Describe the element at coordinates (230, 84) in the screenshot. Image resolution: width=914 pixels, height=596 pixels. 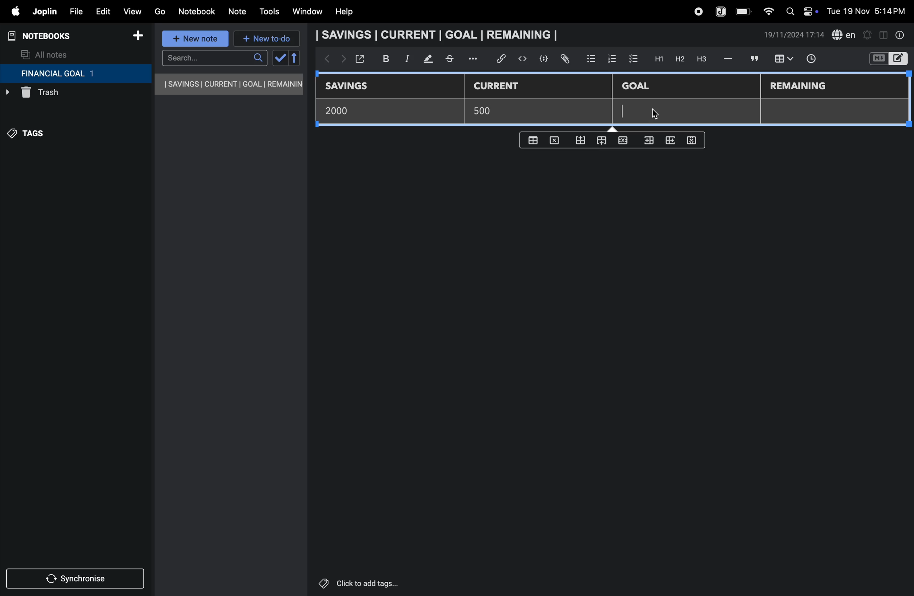
I see `savings current goal remaining` at that location.